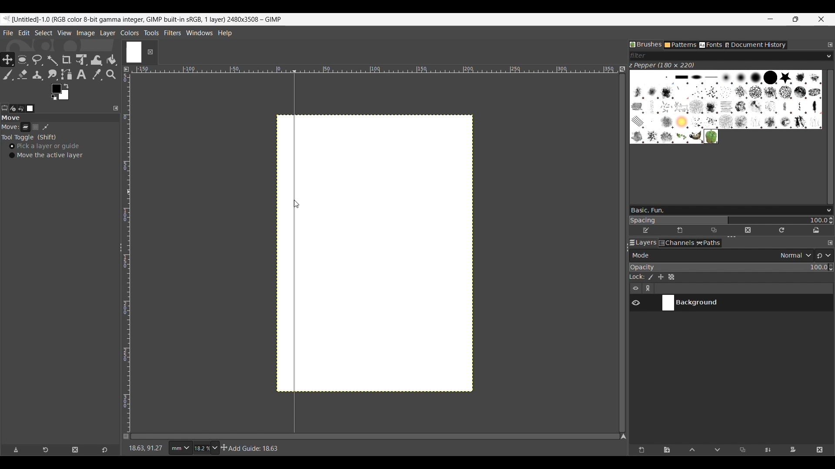 The image size is (835, 469). Describe the element at coordinates (831, 137) in the screenshot. I see `Vertical slide bar` at that location.